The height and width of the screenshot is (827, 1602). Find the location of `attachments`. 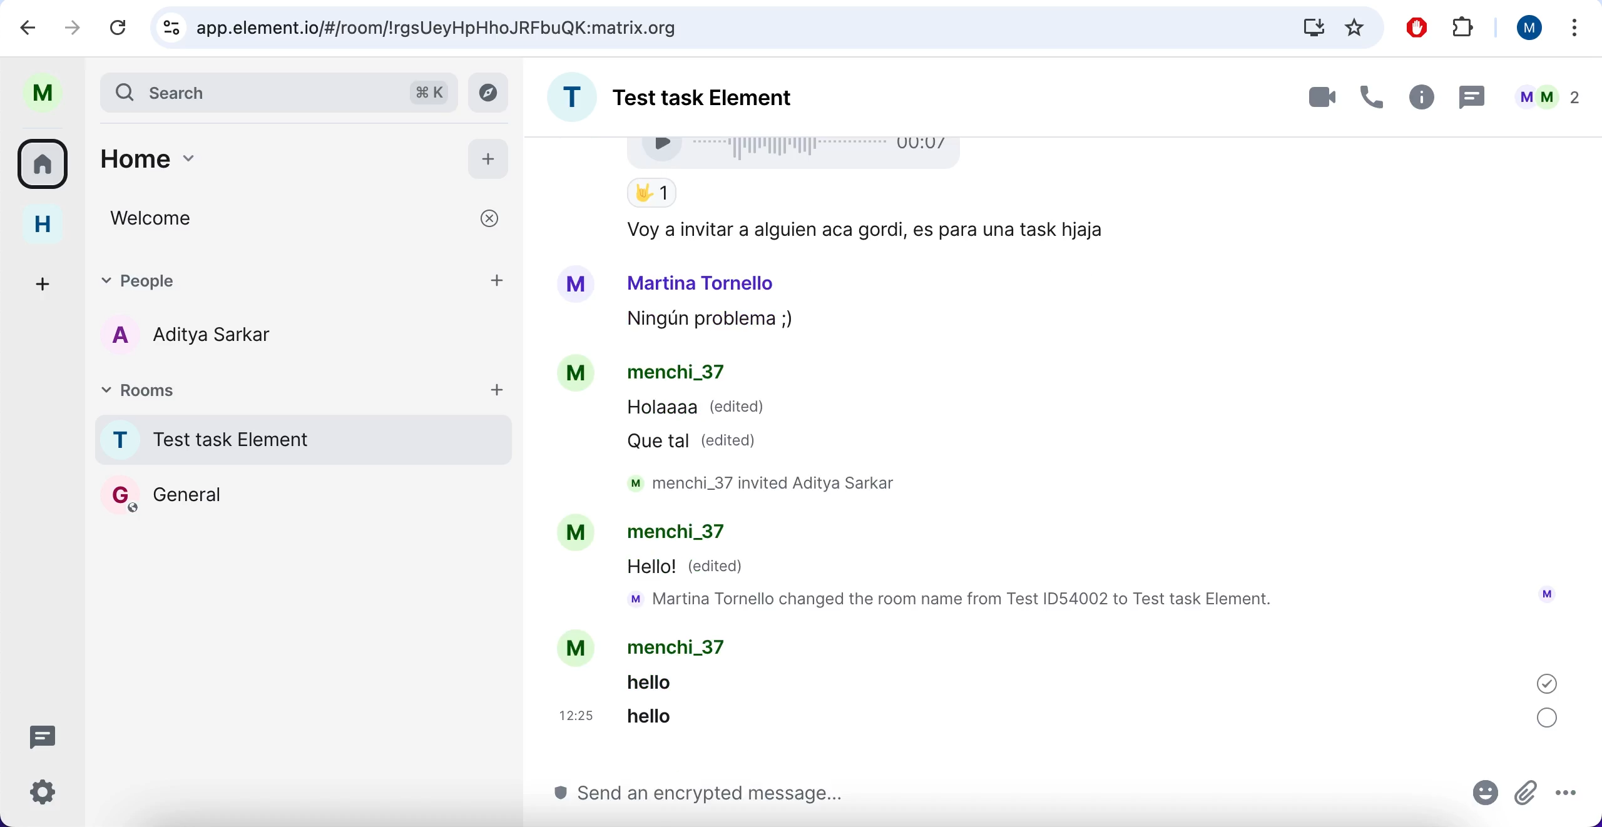

attachments is located at coordinates (1525, 792).